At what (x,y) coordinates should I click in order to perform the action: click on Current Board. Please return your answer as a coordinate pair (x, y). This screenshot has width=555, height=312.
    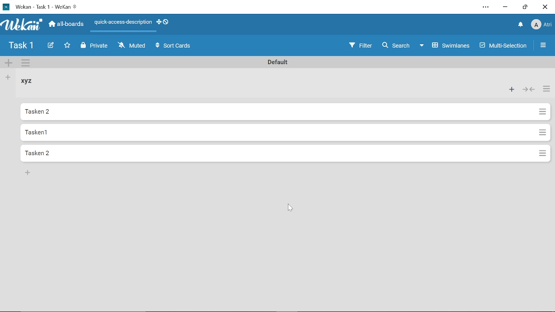
    Looking at the image, I should click on (22, 46).